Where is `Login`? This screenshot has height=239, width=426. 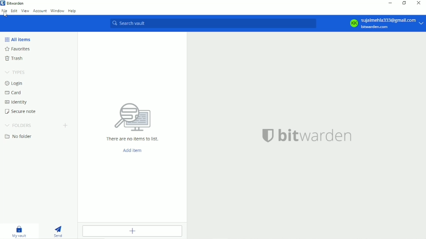
Login is located at coordinates (14, 83).